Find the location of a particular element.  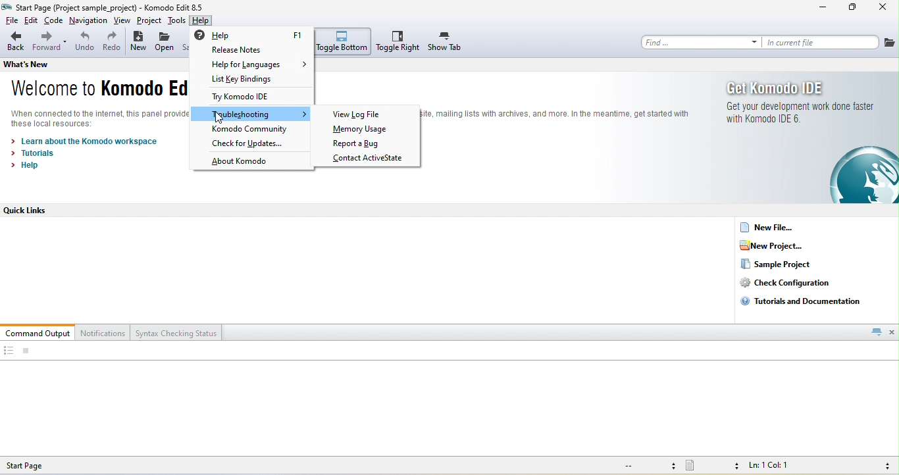

help is located at coordinates (253, 35).